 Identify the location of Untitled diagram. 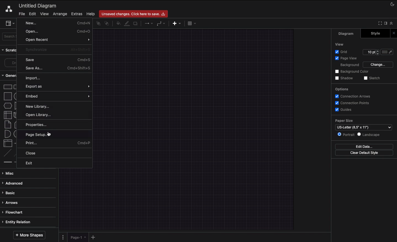
(38, 6).